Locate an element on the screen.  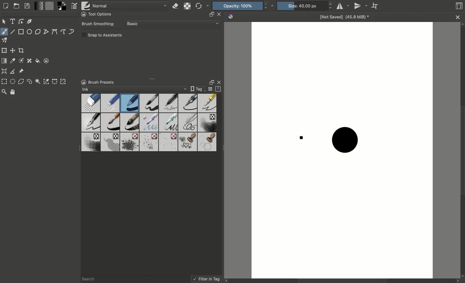
Wrap around mode is located at coordinates (376, 5).